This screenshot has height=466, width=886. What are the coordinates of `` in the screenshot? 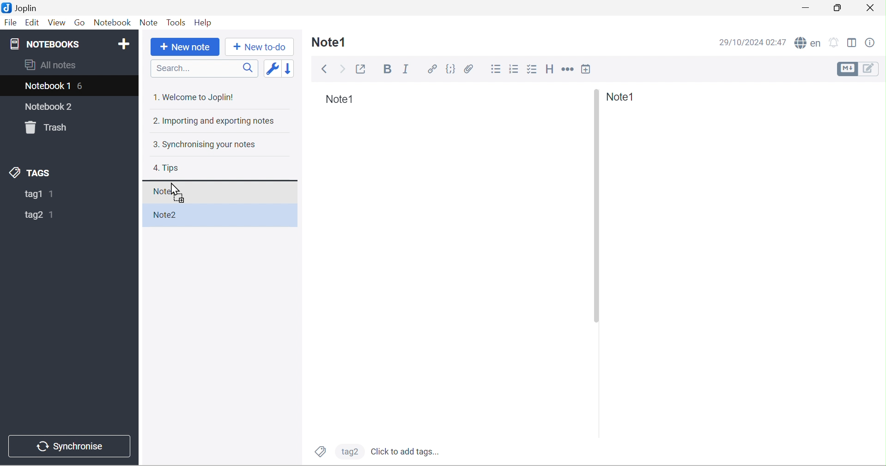 It's located at (595, 207).